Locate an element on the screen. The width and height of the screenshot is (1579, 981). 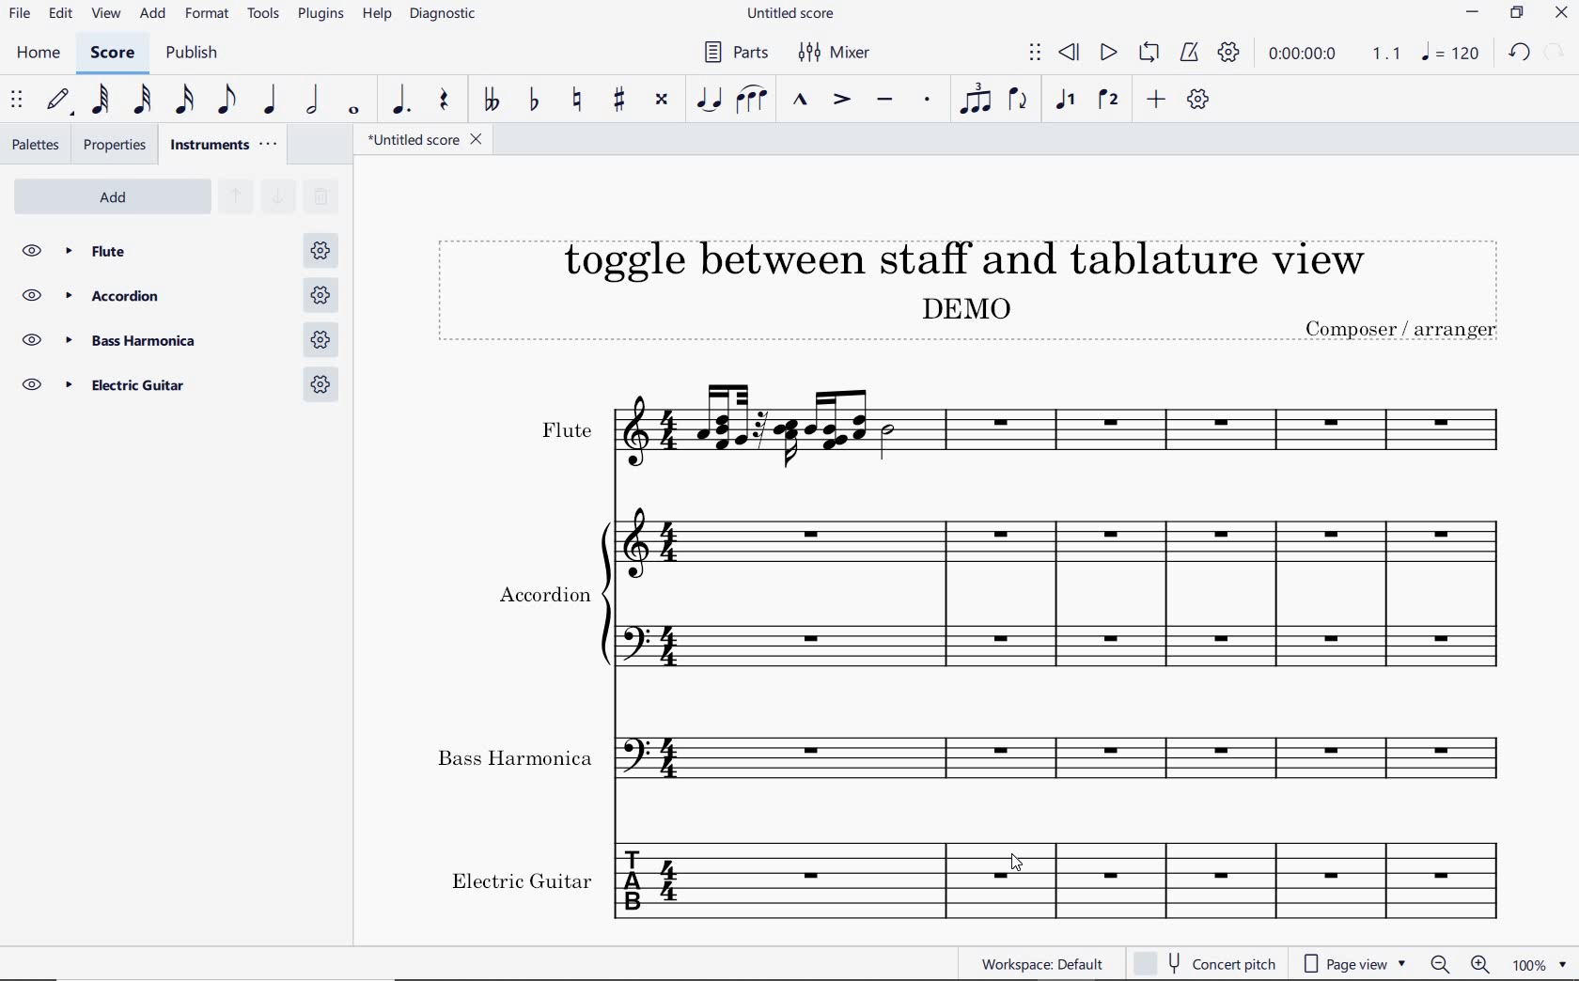
toggle sharp is located at coordinates (619, 101).